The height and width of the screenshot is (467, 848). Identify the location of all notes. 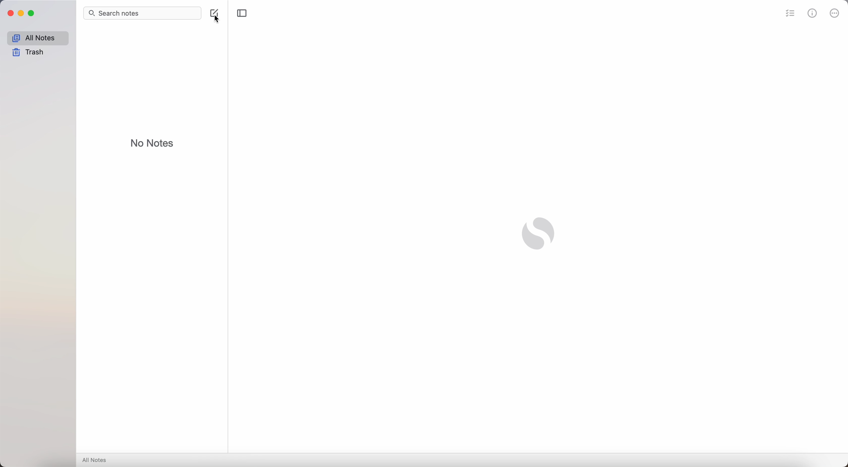
(95, 460).